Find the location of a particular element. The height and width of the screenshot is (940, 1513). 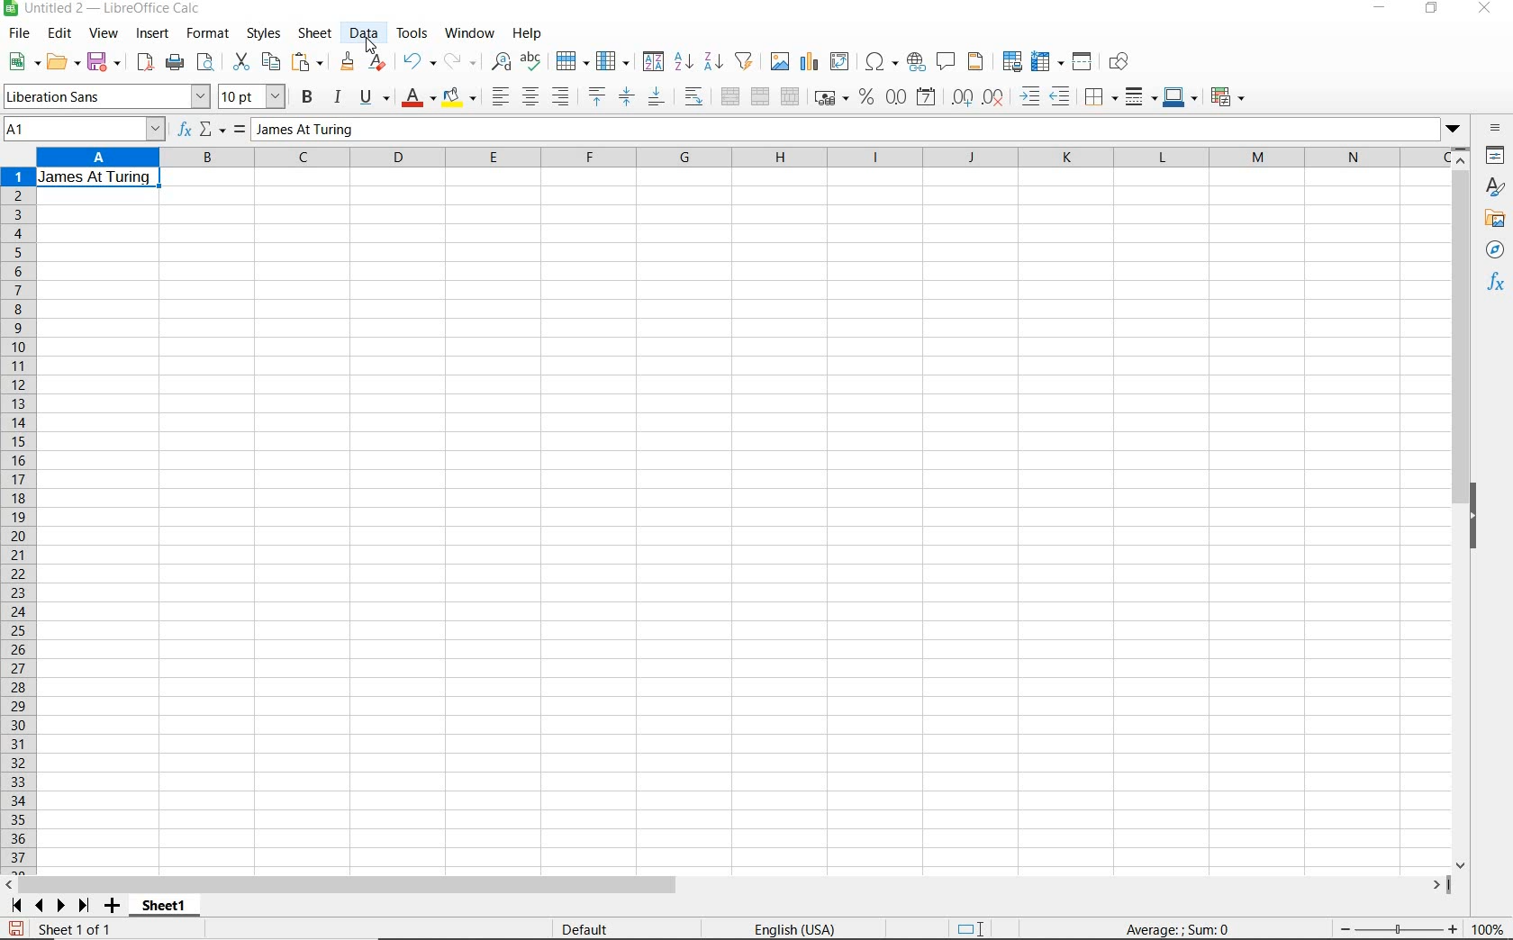

styles is located at coordinates (1497, 189).